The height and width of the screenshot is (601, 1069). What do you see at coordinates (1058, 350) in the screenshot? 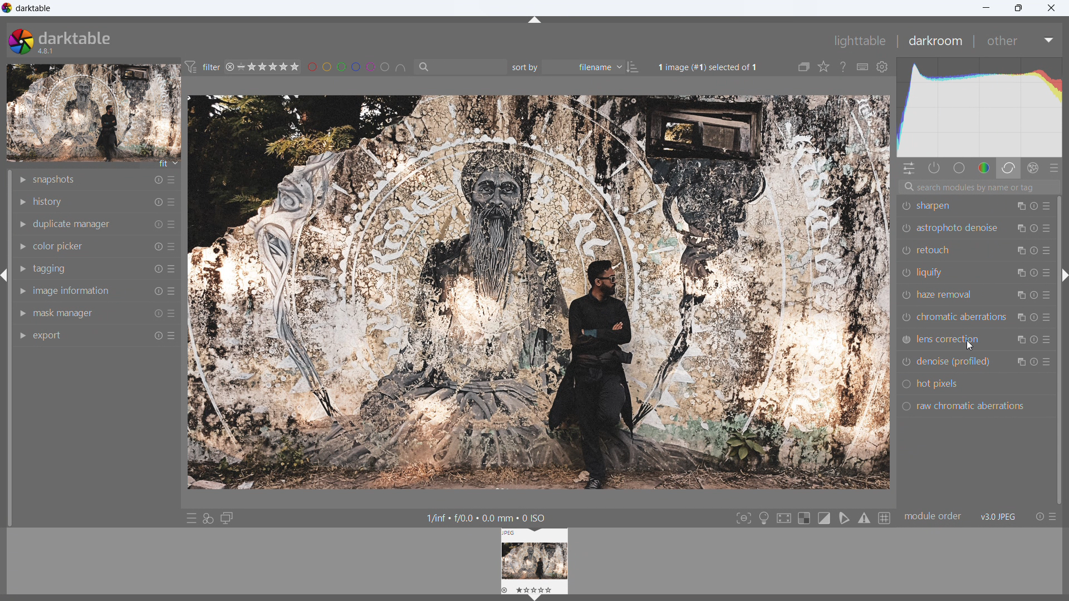
I see `scrollbar` at bounding box center [1058, 350].